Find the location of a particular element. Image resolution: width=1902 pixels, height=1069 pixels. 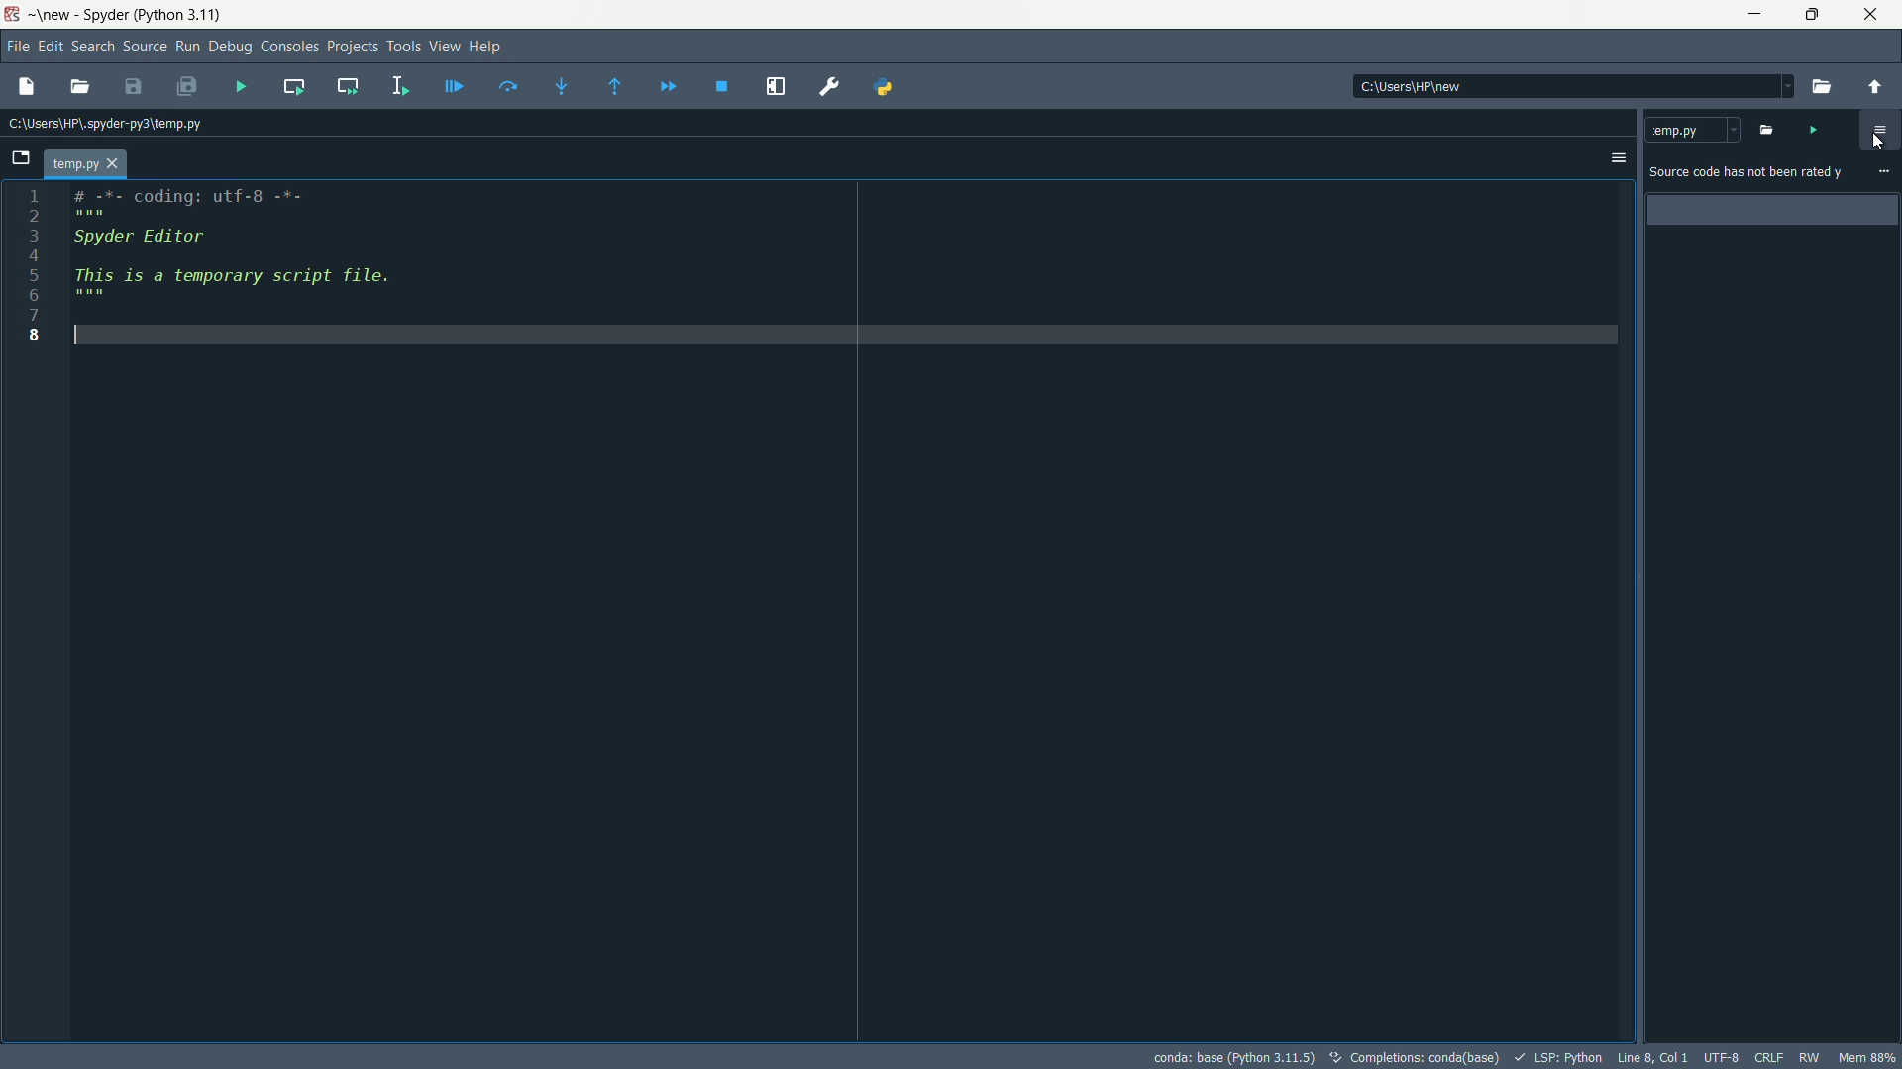

open file is located at coordinates (80, 87).